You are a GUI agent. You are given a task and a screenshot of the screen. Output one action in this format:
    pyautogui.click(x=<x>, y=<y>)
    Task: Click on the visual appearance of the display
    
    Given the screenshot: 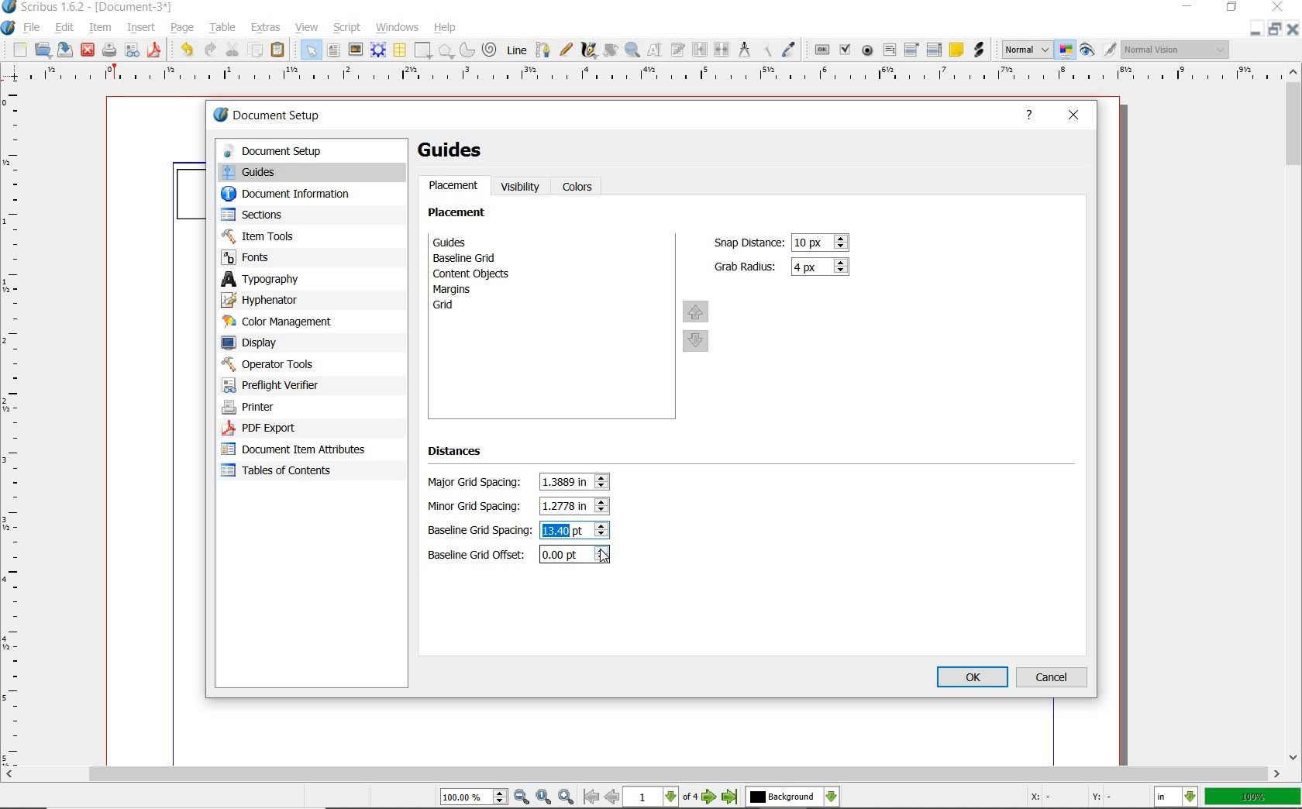 What is the action you would take?
    pyautogui.click(x=1176, y=50)
    